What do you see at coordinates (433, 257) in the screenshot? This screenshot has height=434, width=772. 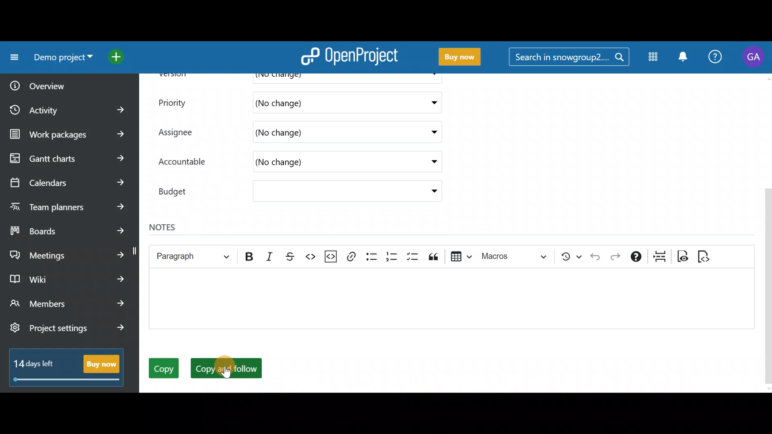 I see `Block quote` at bounding box center [433, 257].